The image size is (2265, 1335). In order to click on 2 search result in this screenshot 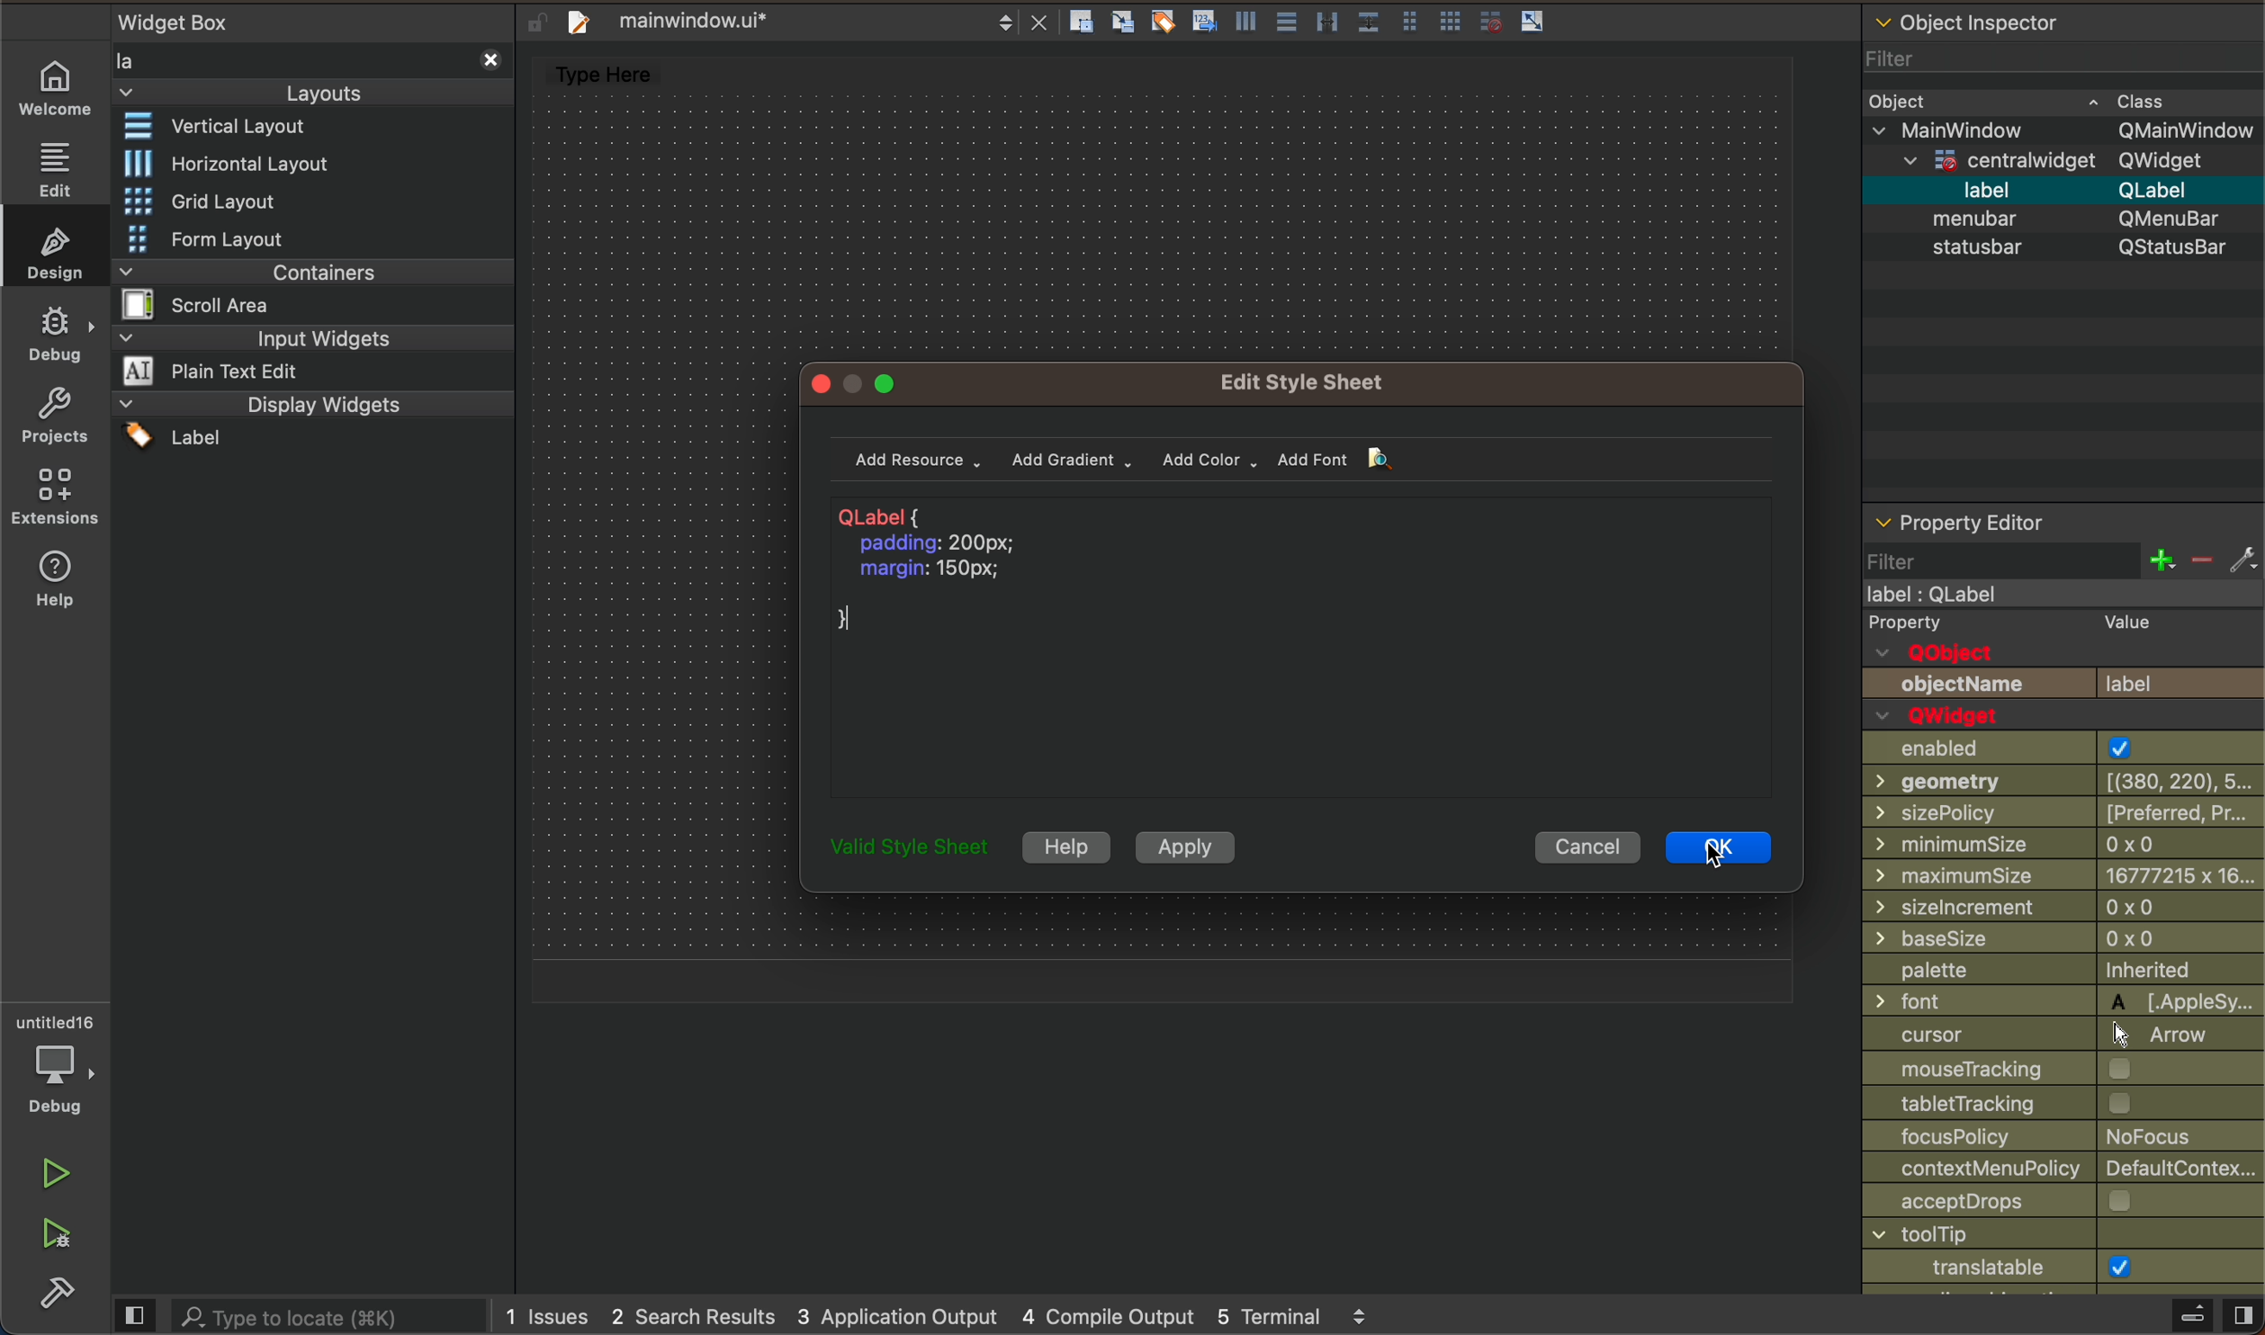, I will do `click(696, 1320)`.